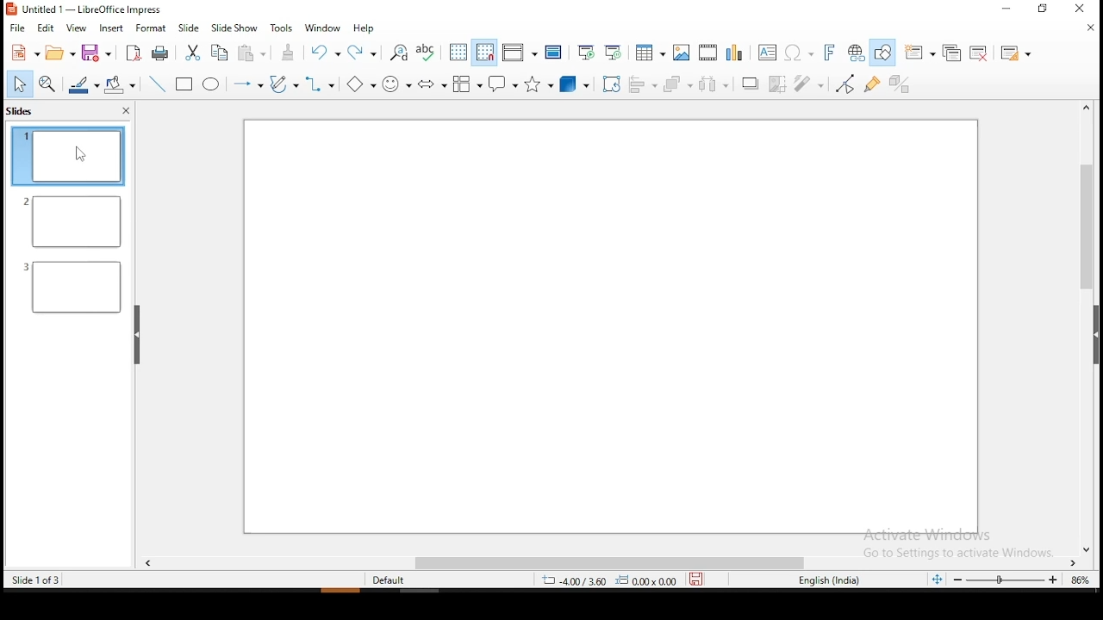  I want to click on ellipse, so click(213, 86).